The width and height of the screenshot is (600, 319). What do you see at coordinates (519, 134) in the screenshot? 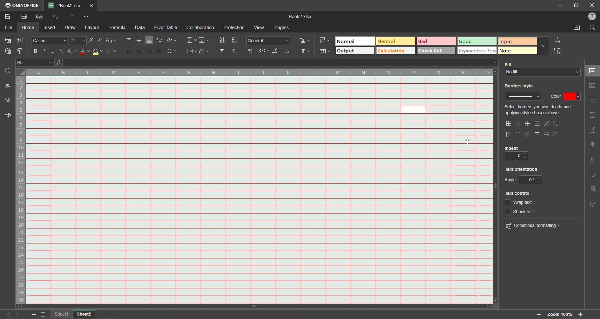
I see `vertical lines inner only` at bounding box center [519, 134].